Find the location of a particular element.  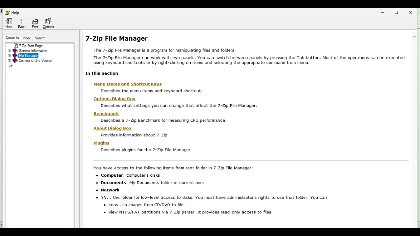

Plugins is located at coordinates (99, 143).